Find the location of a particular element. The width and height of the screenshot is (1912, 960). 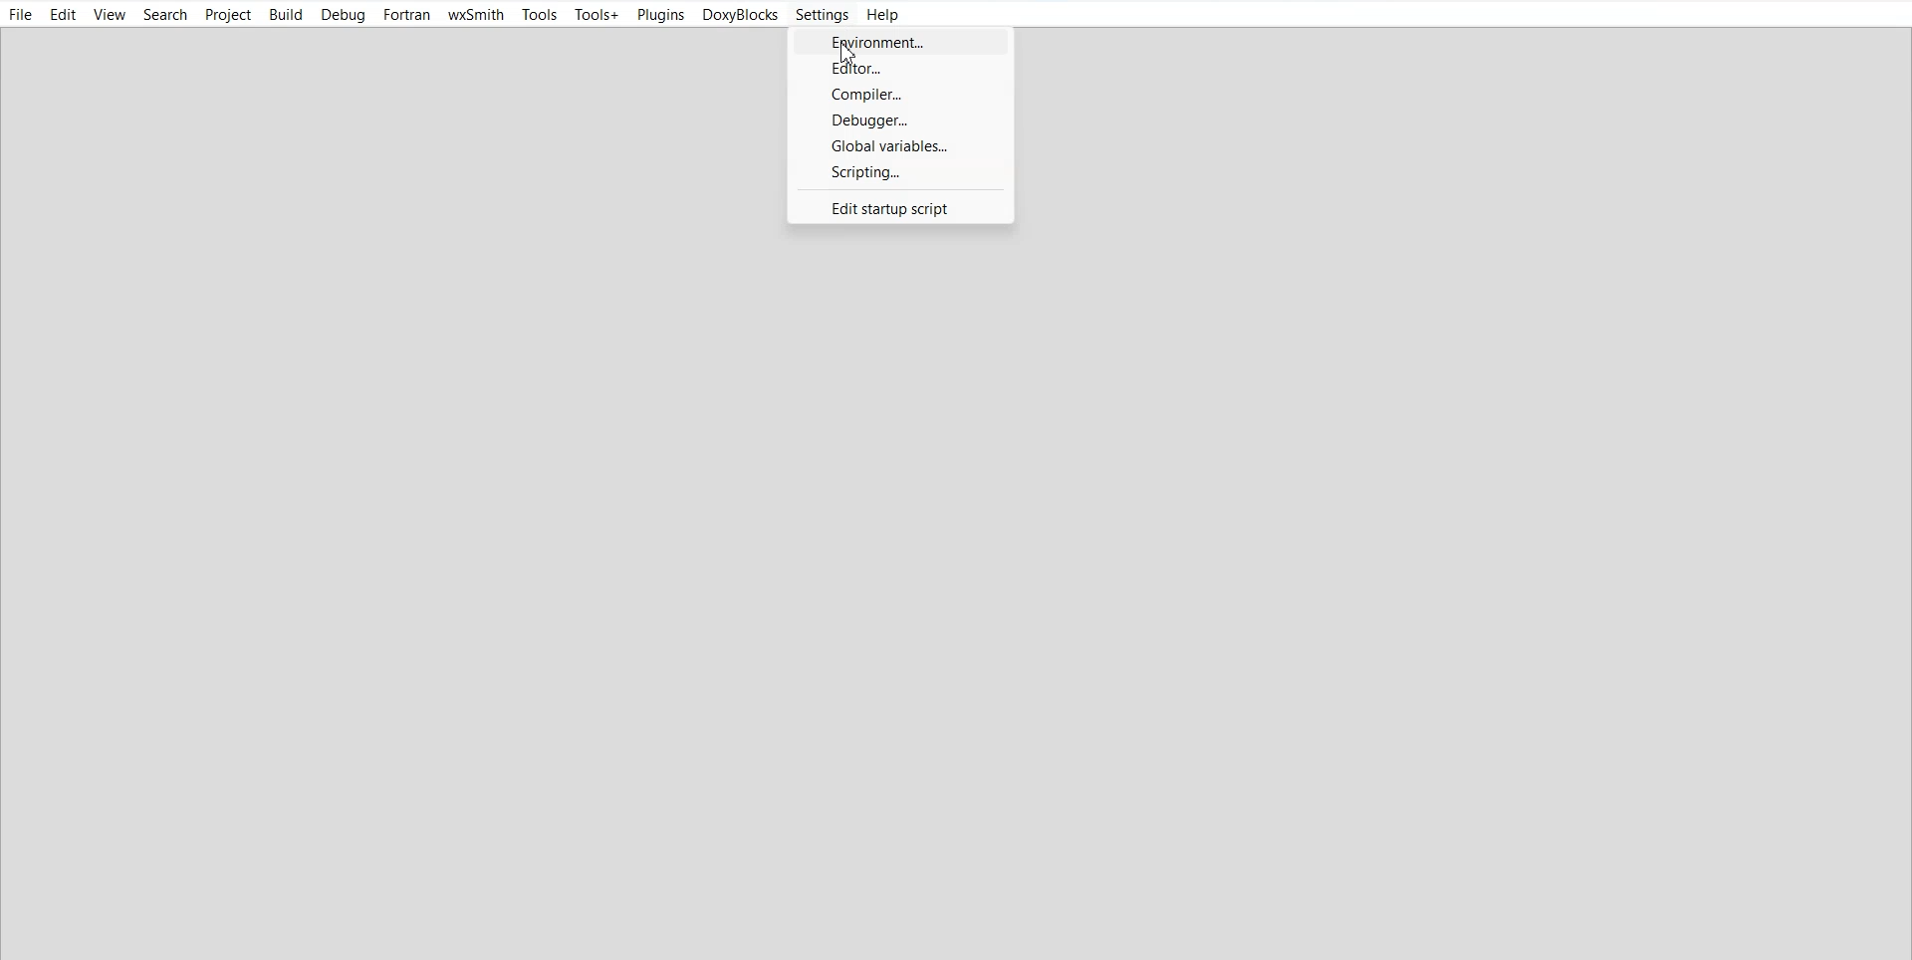

Environment is located at coordinates (902, 41).